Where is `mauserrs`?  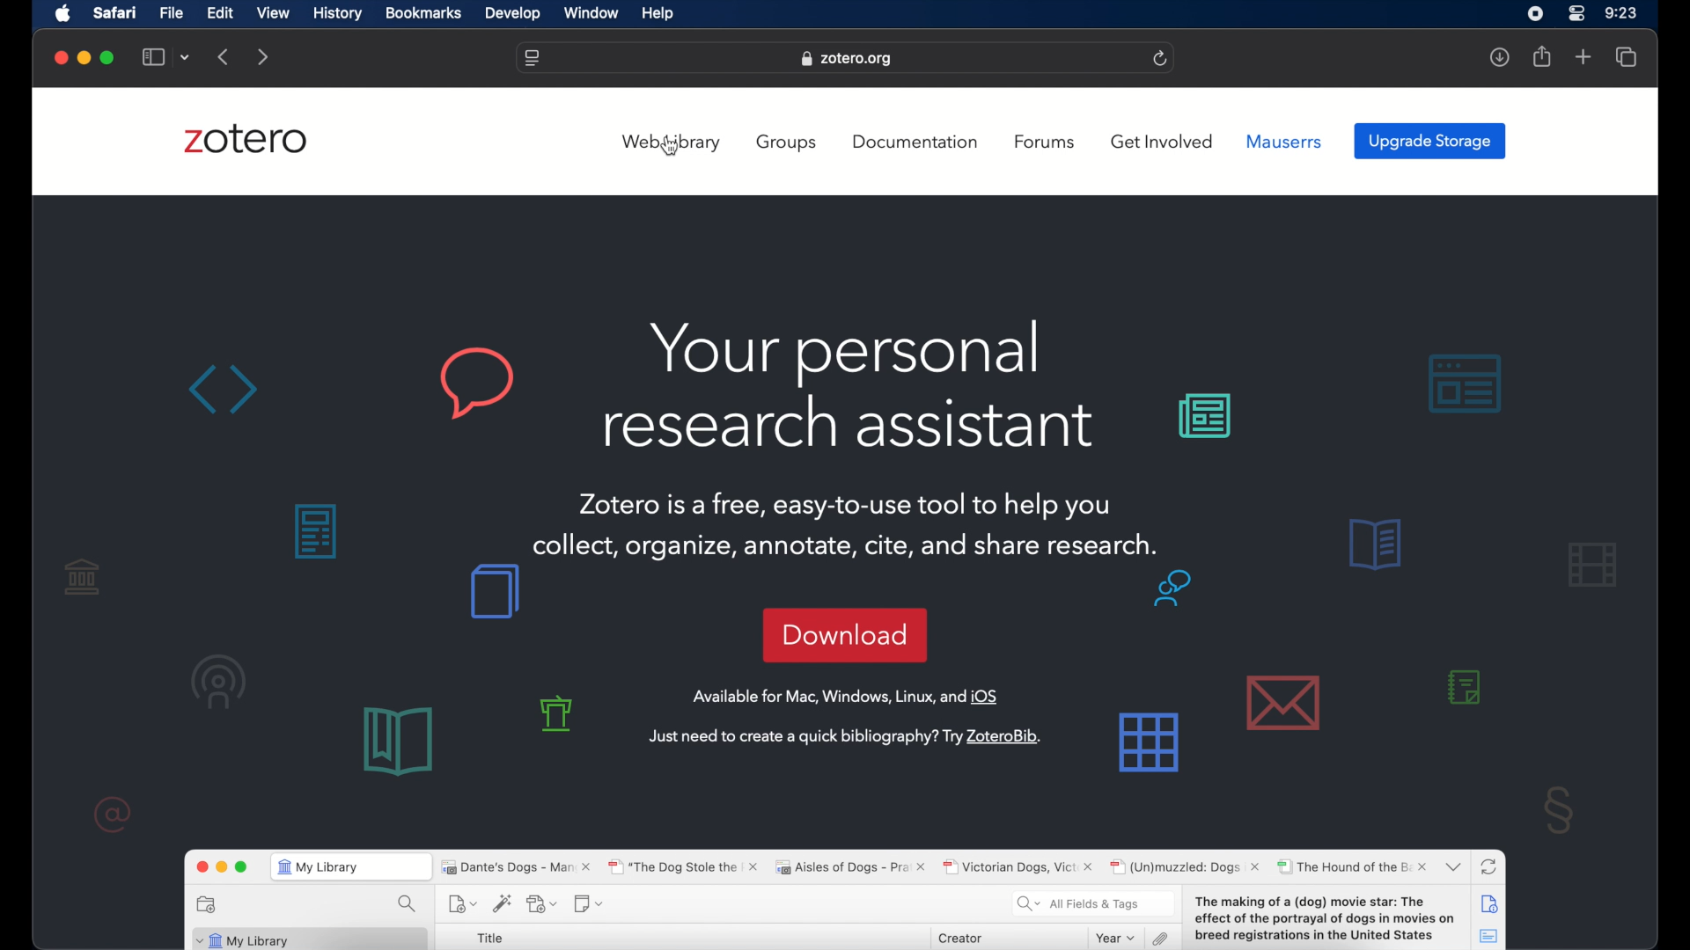
mauserrs is located at coordinates (1283, 142).